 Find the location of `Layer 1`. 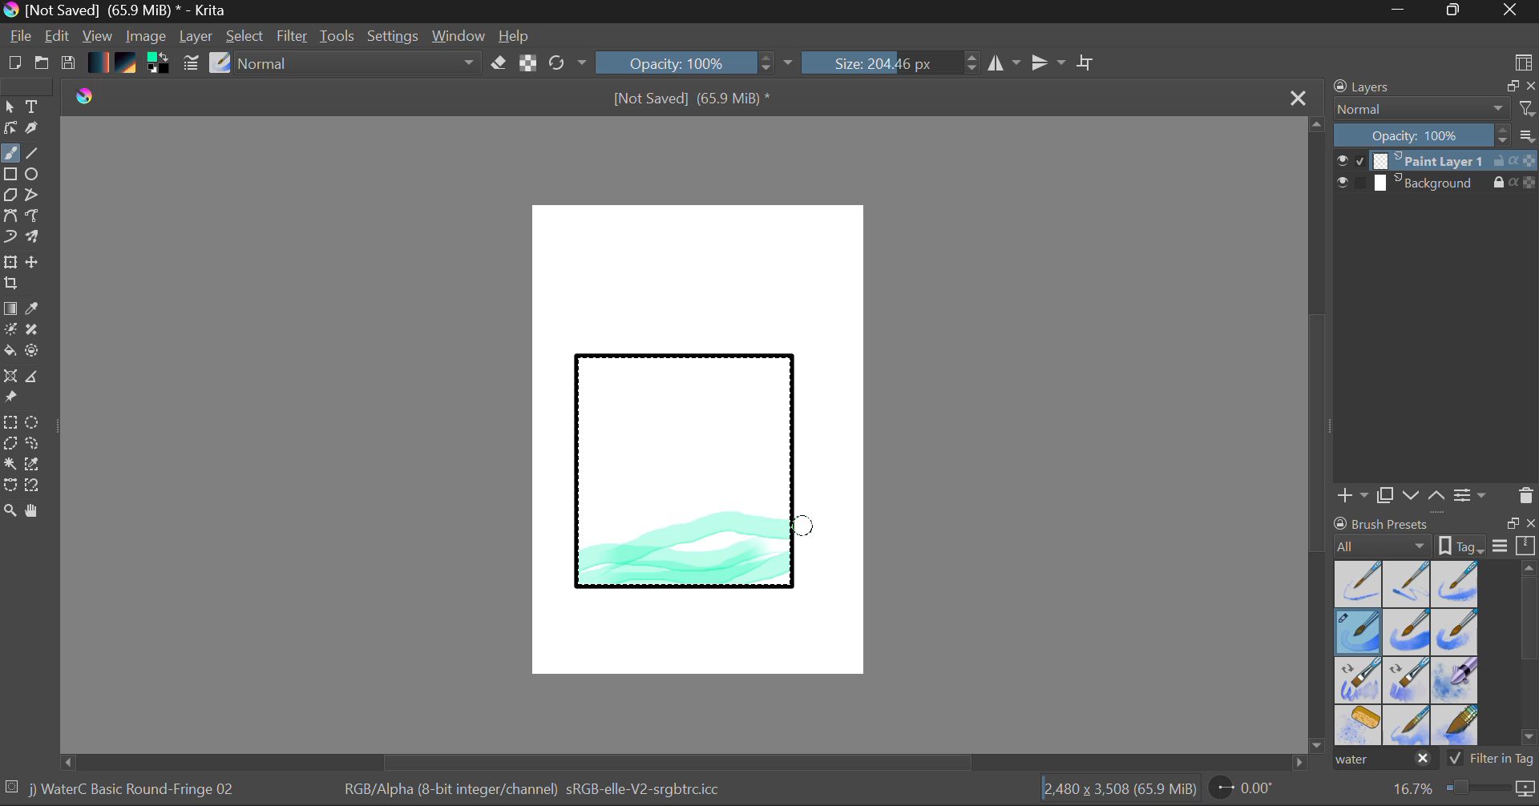

Layer 1 is located at coordinates (1437, 163).